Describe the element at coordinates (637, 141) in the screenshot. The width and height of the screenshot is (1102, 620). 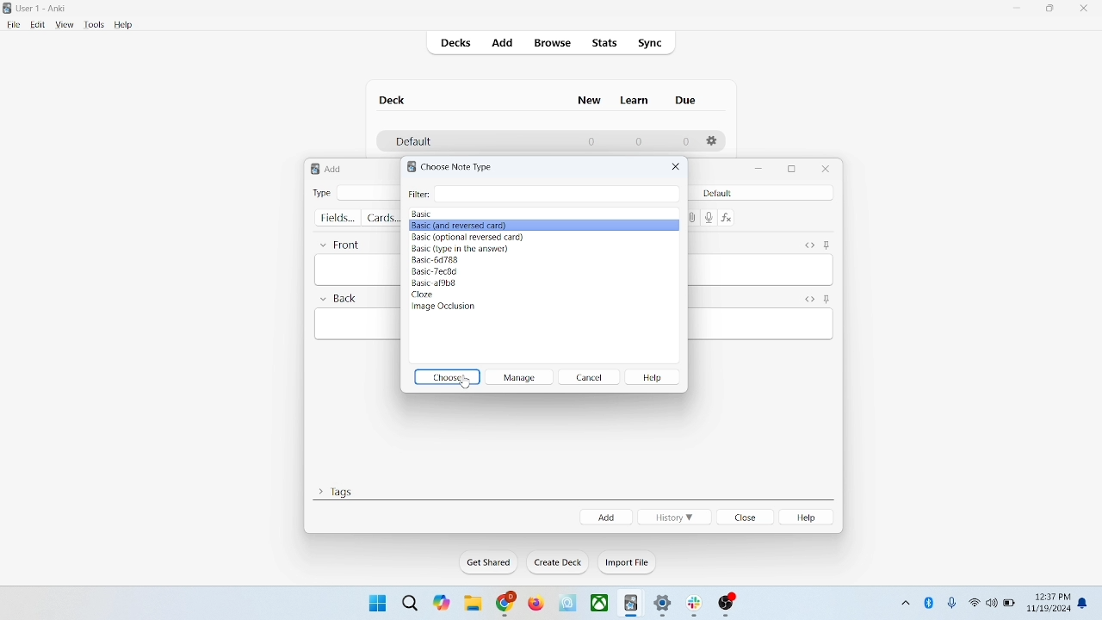
I see `0` at that location.